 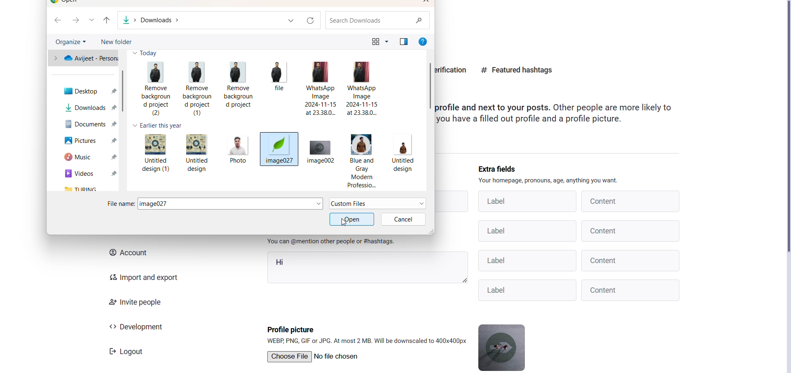 I want to click on cursor, so click(x=344, y=223).